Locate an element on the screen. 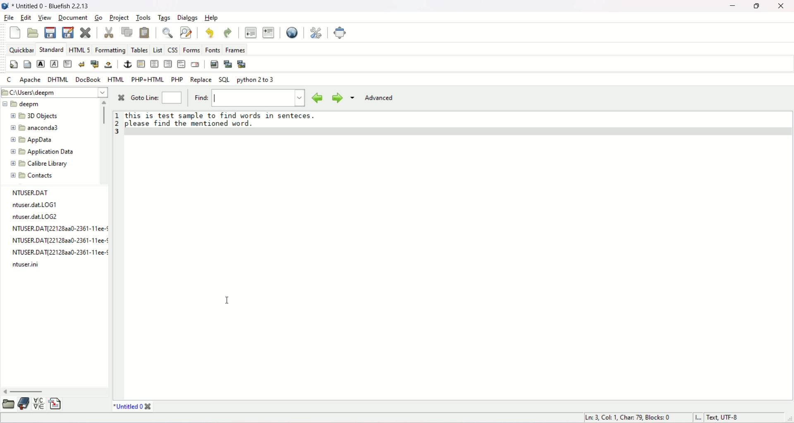 The image size is (794, 423). ntuser.ini is located at coordinates (25, 264).